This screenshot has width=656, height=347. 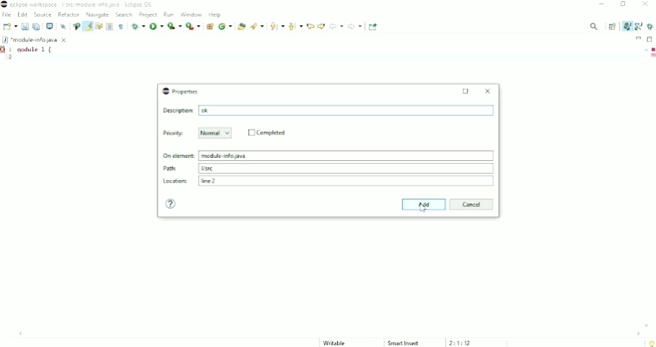 I want to click on Next edit location, so click(x=321, y=25).